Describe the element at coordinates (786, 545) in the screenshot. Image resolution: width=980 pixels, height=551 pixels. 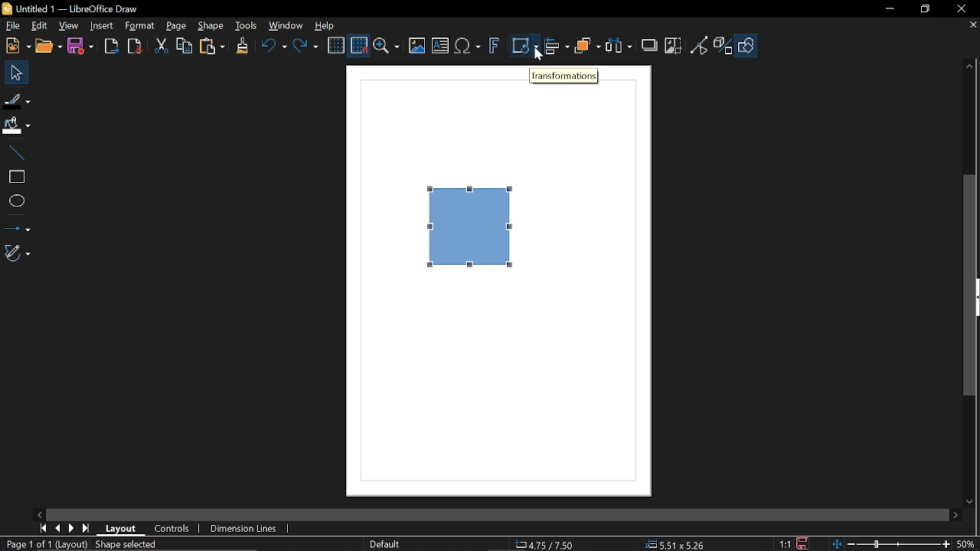
I see `1:1 (Scaling factor)` at that location.